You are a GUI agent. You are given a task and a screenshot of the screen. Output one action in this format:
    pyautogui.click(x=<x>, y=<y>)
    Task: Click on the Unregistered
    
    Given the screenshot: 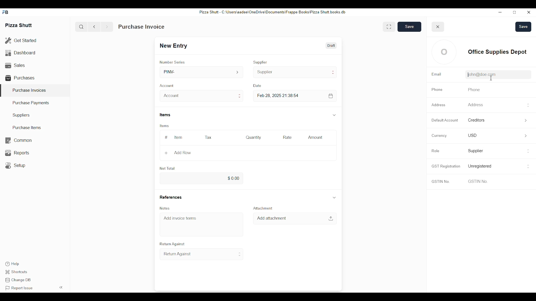 What is the action you would take?
    pyautogui.click(x=480, y=166)
    